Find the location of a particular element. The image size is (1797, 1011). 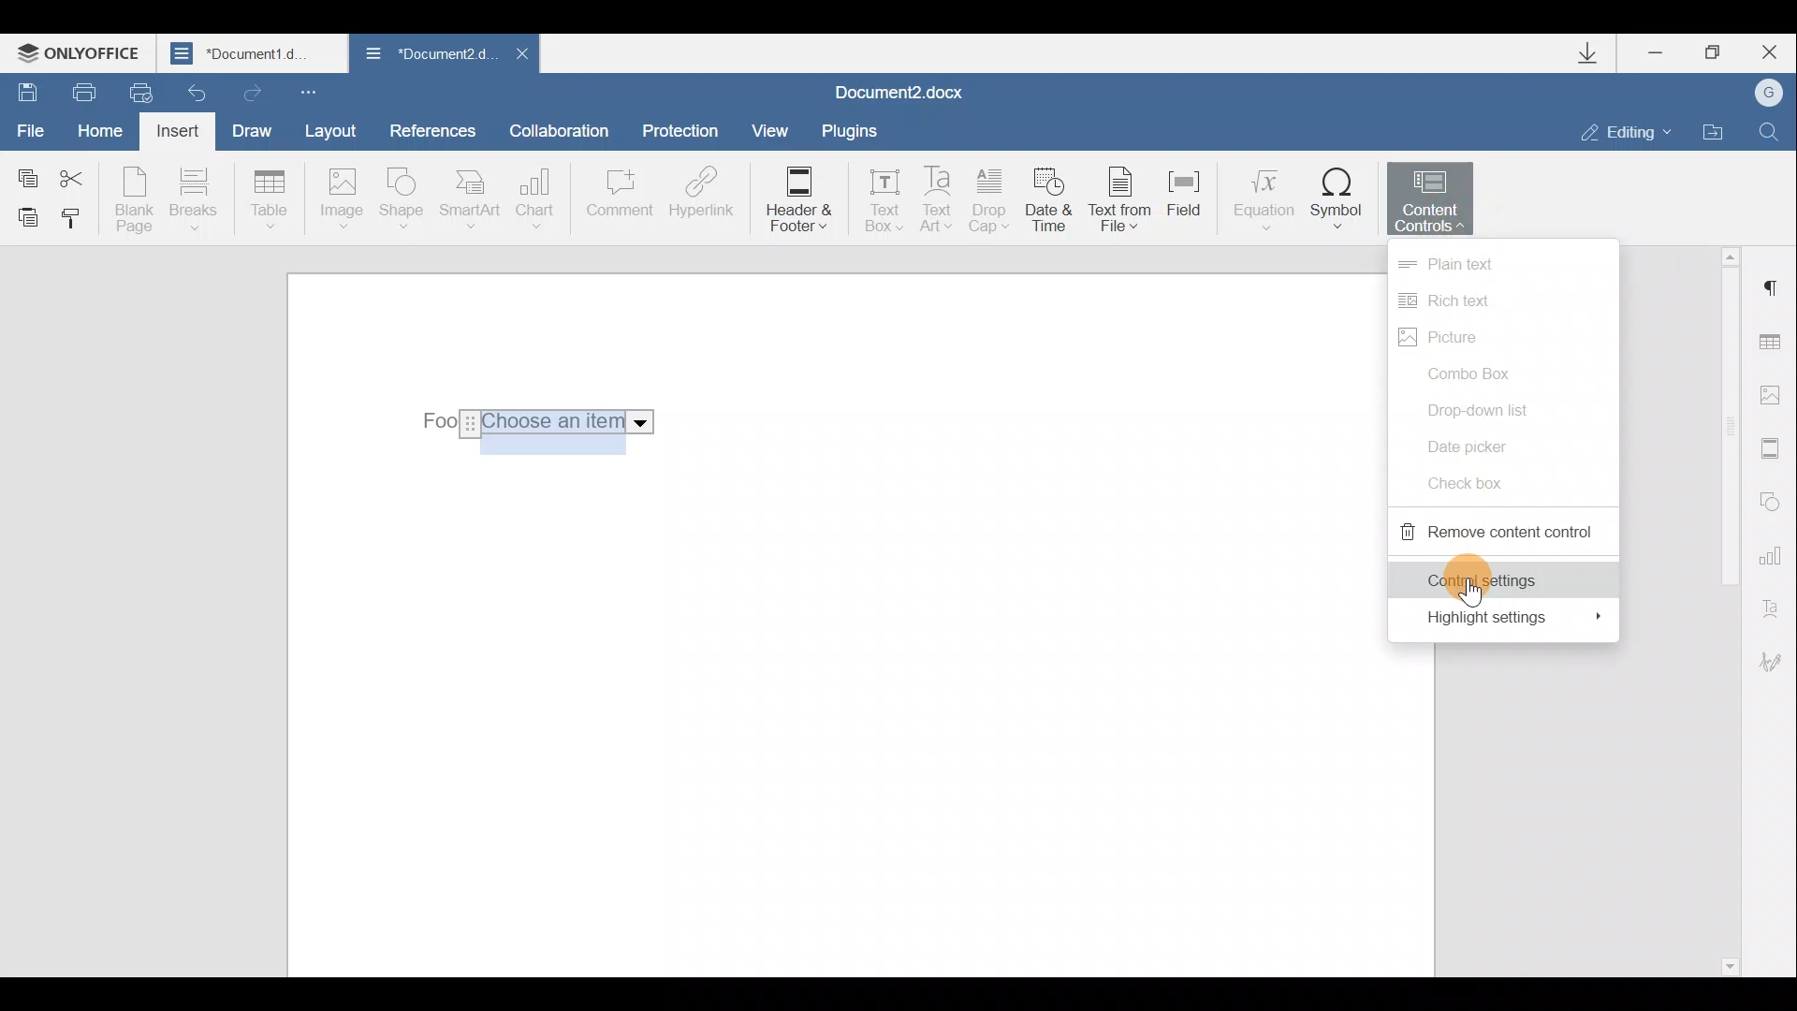

Account name is located at coordinates (1762, 94).